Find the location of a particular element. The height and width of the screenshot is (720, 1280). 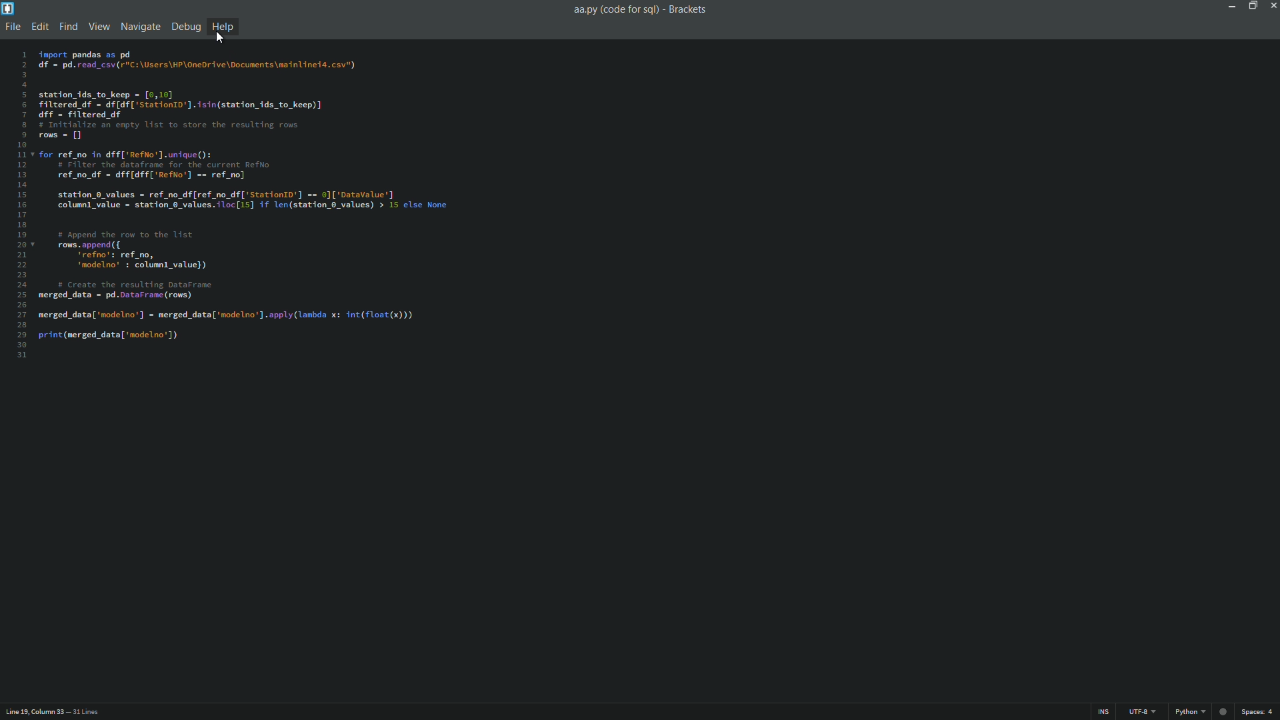

minimize is located at coordinates (1231, 7).